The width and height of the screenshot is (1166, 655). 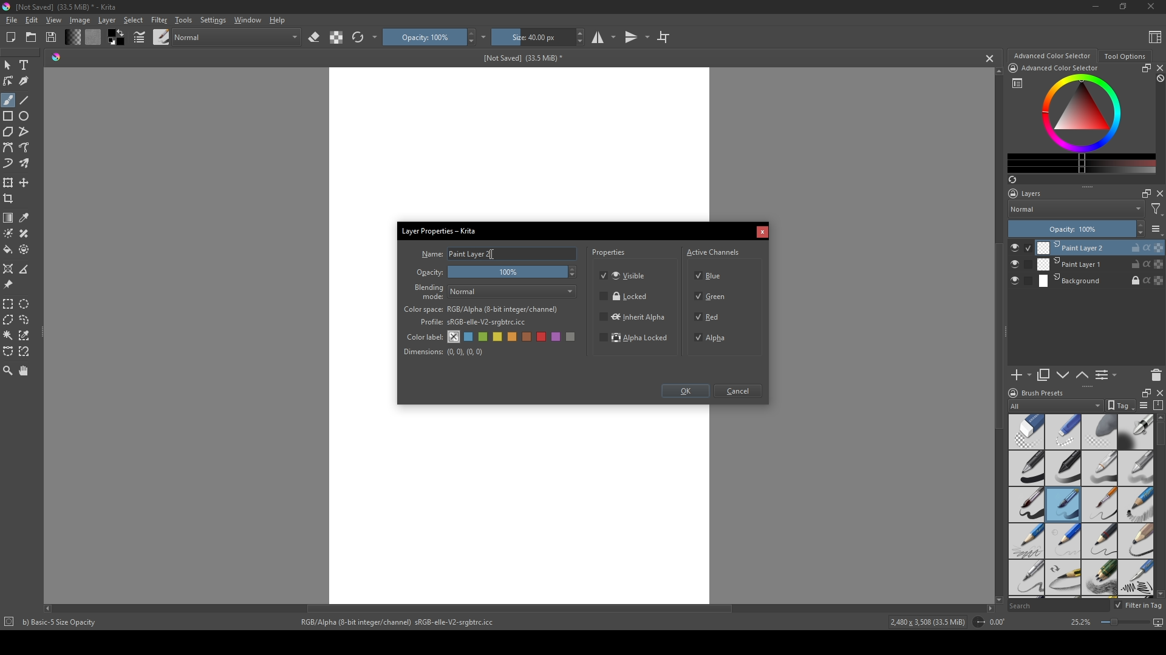 What do you see at coordinates (1043, 393) in the screenshot?
I see `Brush presets` at bounding box center [1043, 393].